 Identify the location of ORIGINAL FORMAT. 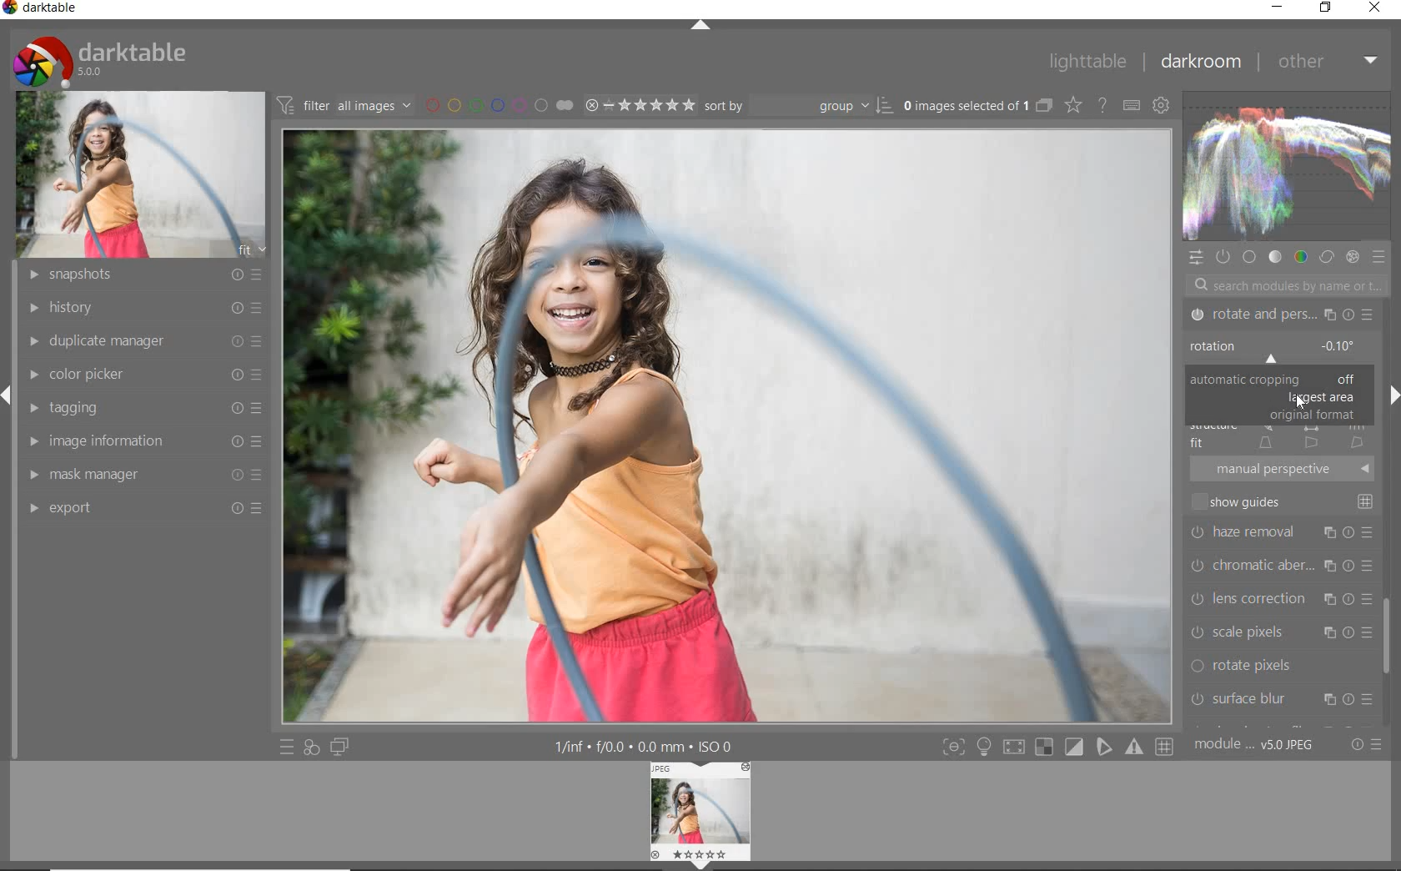
(1312, 415).